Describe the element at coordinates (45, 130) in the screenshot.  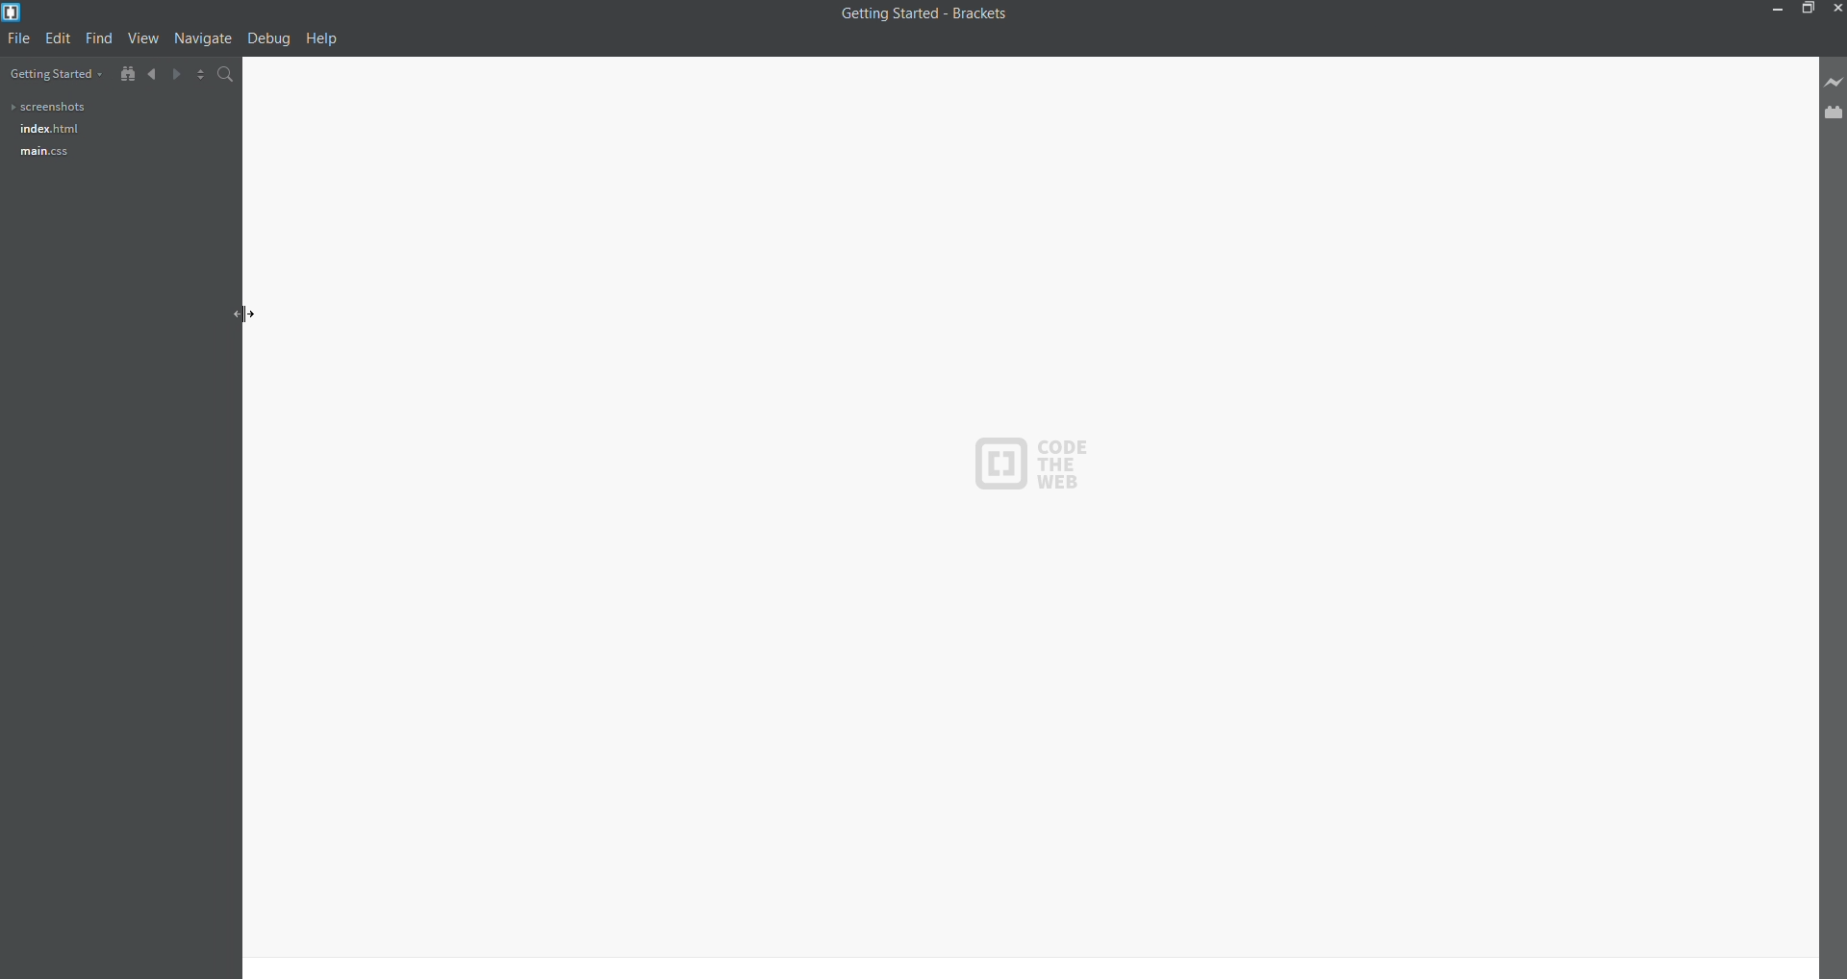
I see `index.html` at that location.